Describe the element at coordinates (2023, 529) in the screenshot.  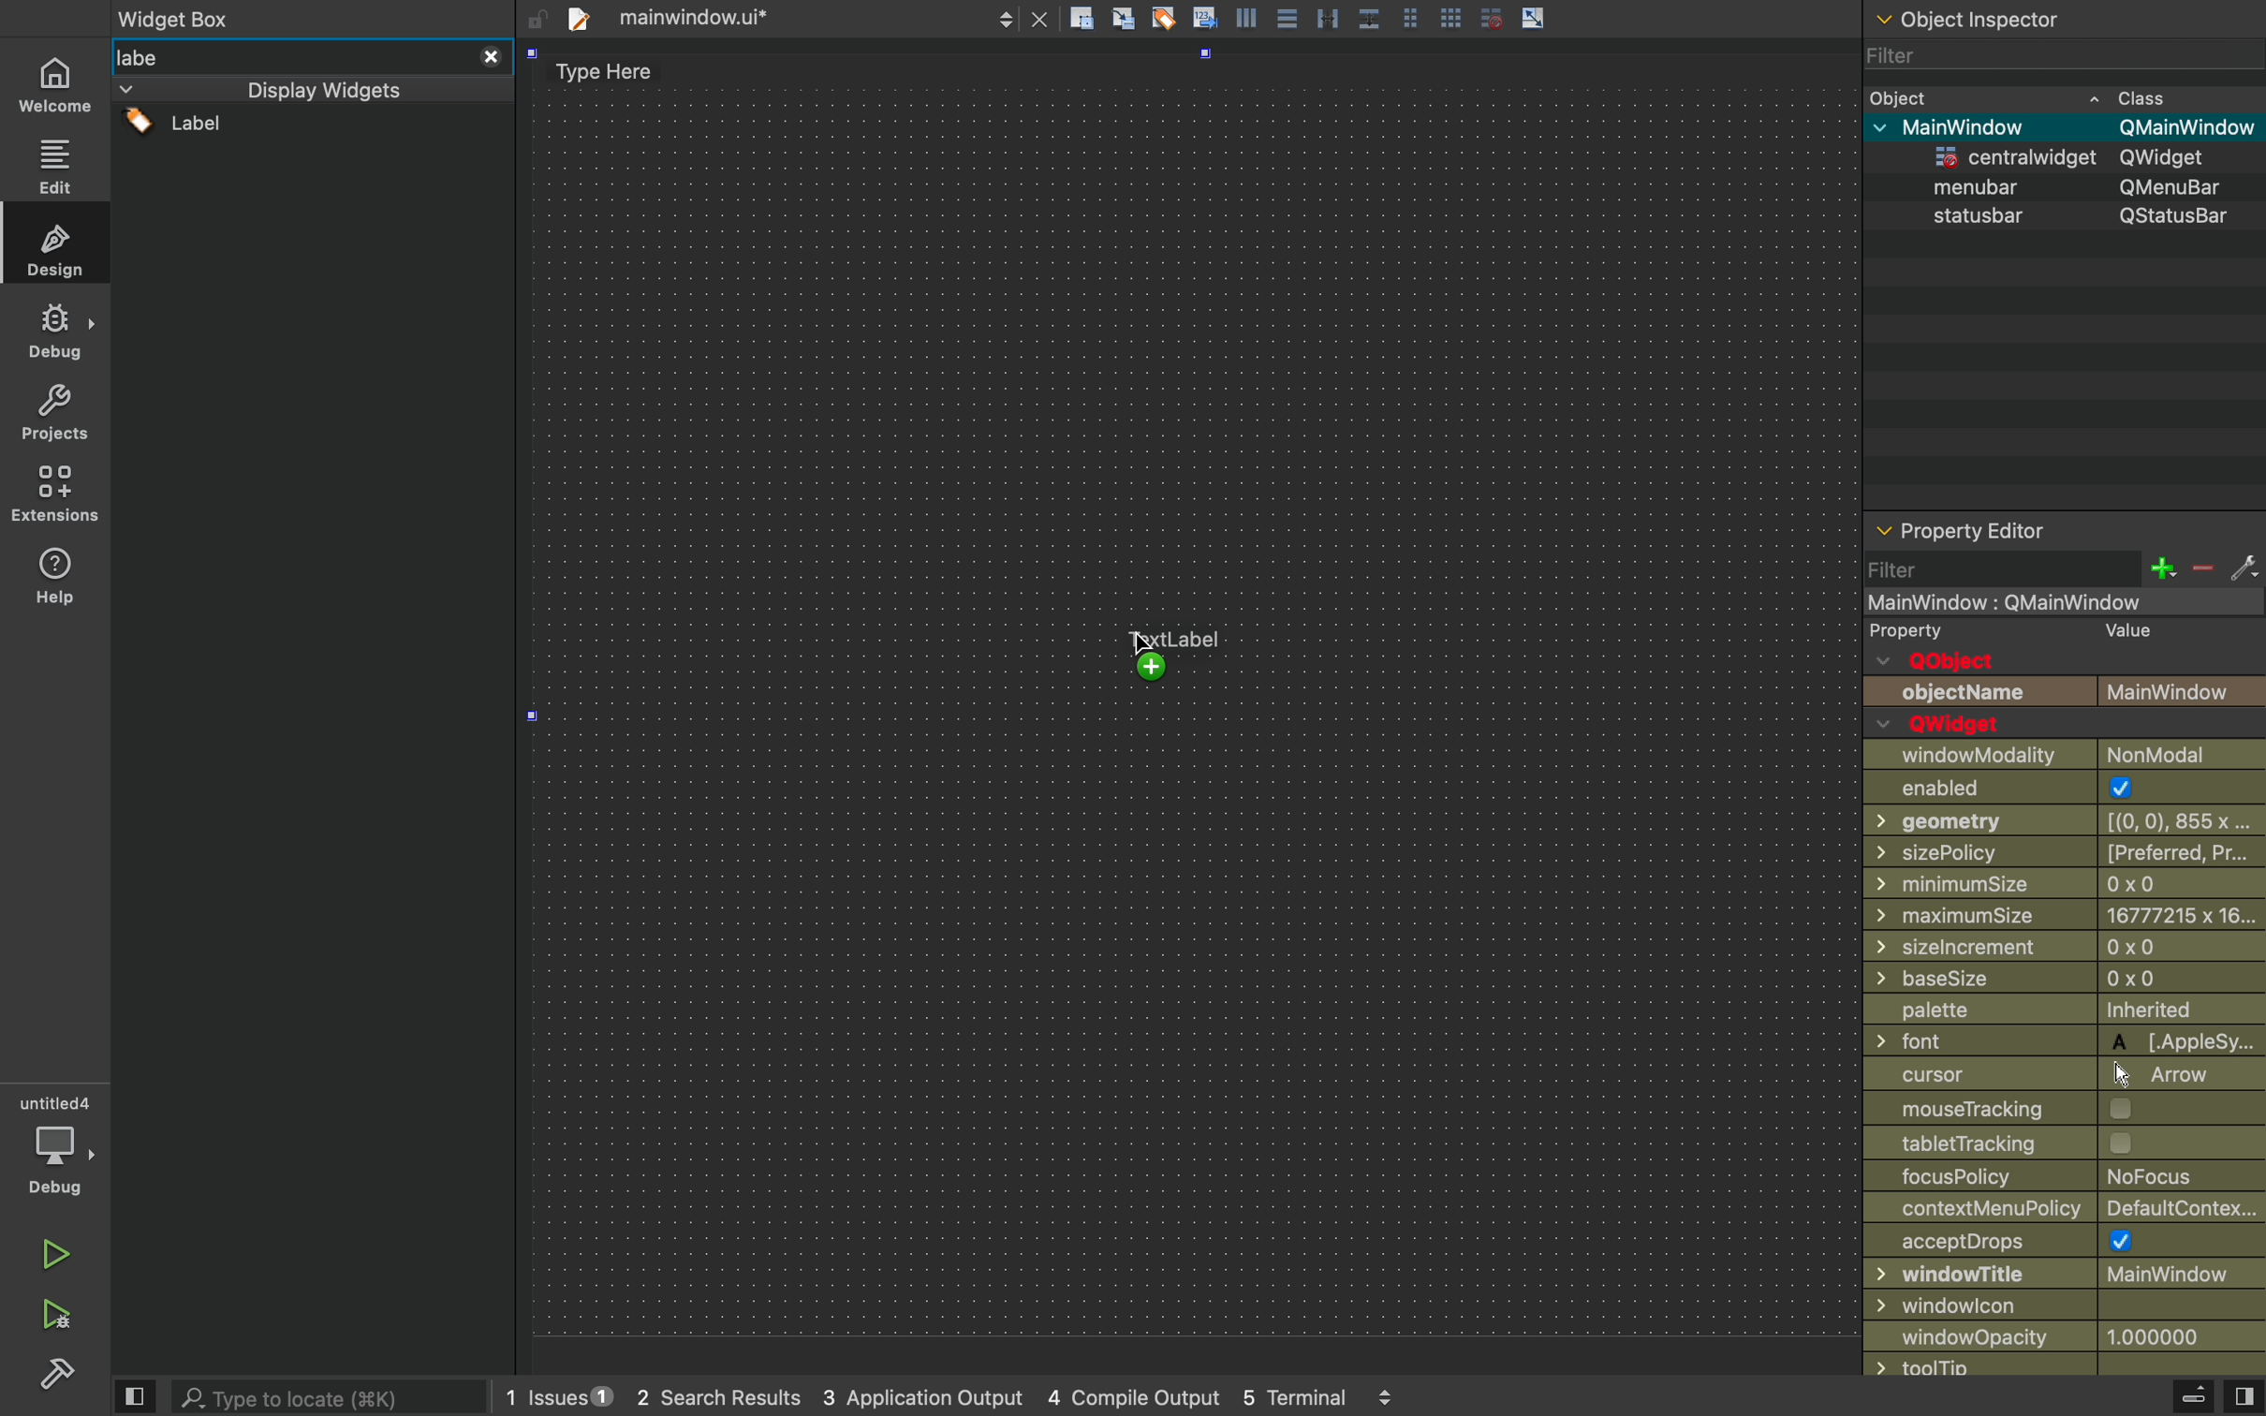
I see `properties of selected widget ` at that location.